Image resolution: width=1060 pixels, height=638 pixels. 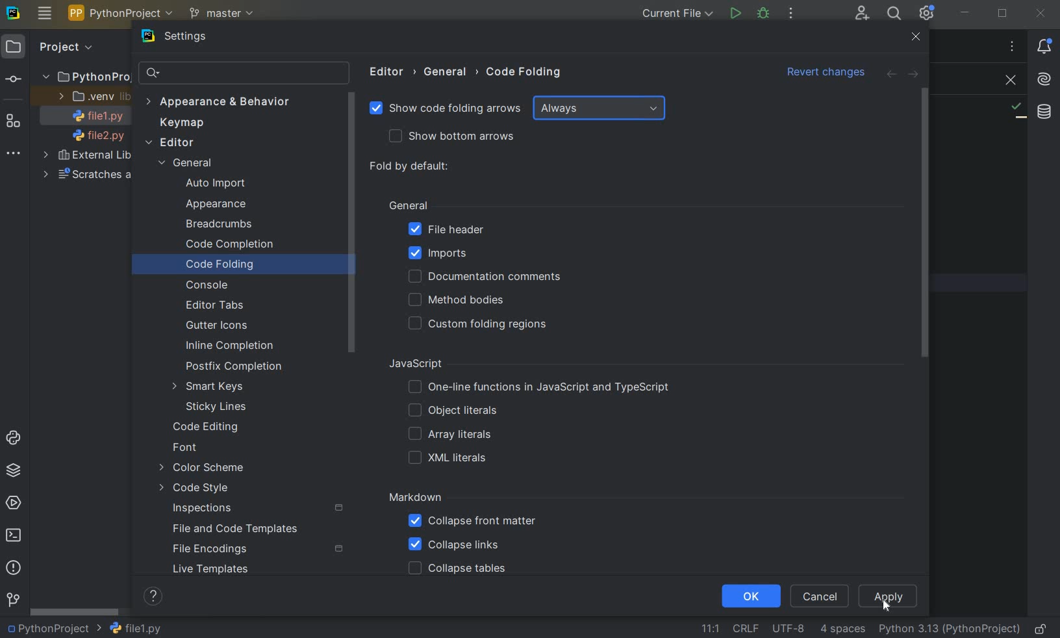 What do you see at coordinates (190, 448) in the screenshot?
I see `FONT` at bounding box center [190, 448].